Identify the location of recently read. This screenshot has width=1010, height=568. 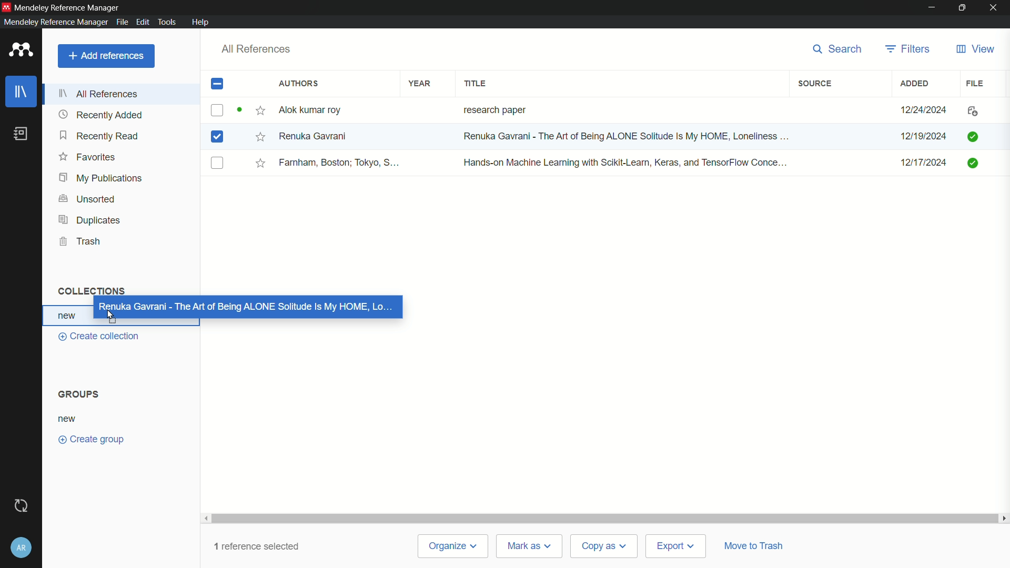
(100, 136).